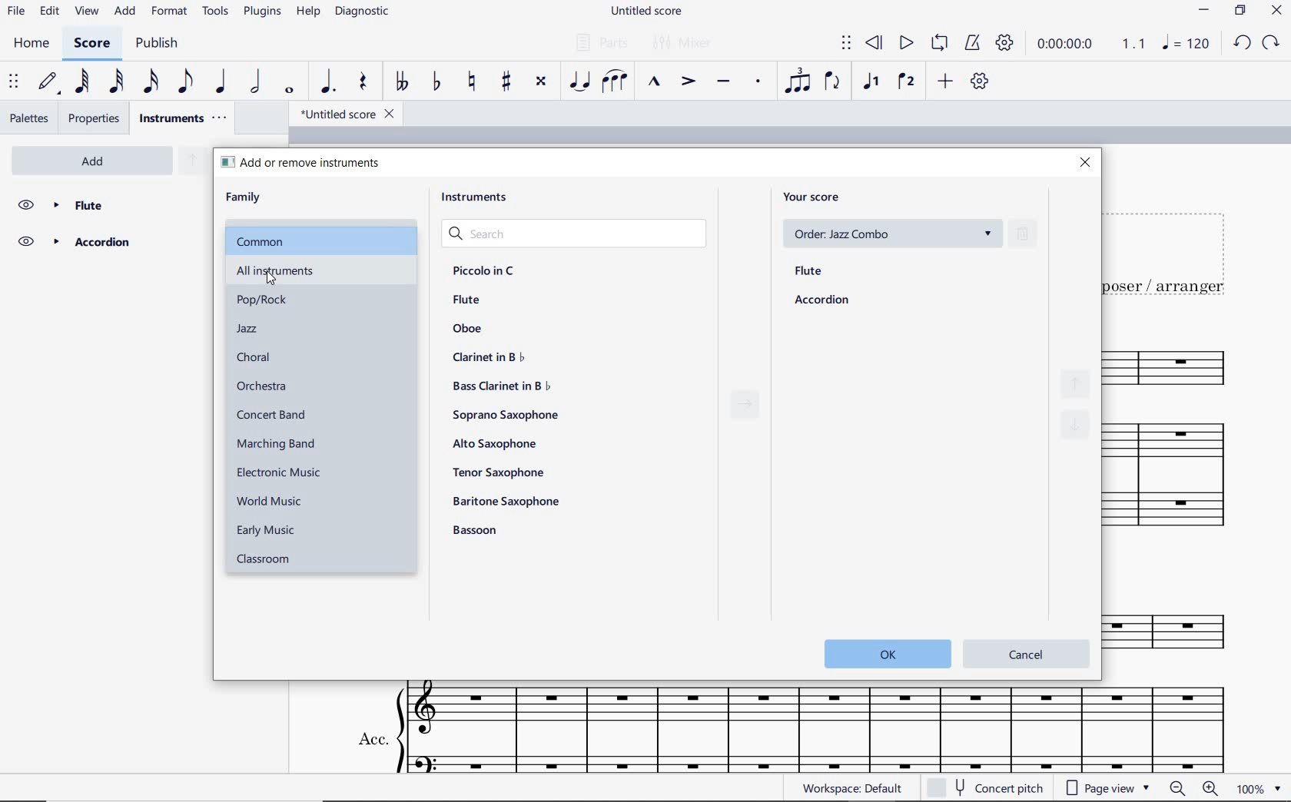  What do you see at coordinates (258, 277) in the screenshot?
I see `cursor` at bounding box center [258, 277].